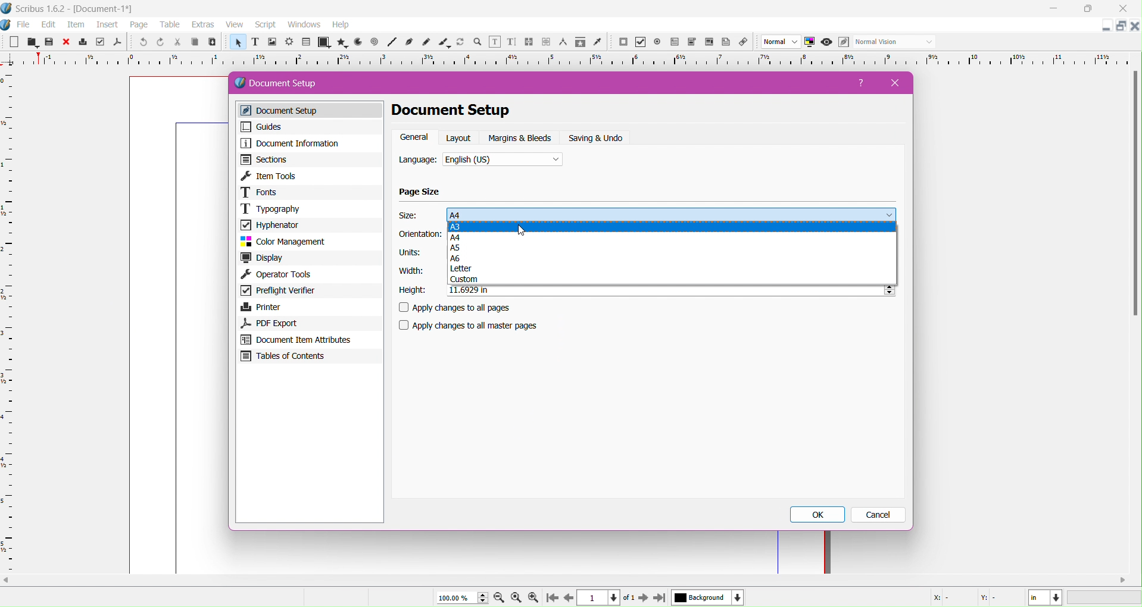  What do you see at coordinates (476, 326) in the screenshot?
I see `Apply changes to all master pages` at bounding box center [476, 326].